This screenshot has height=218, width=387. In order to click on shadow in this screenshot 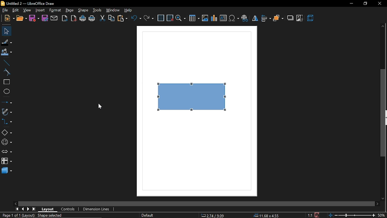, I will do `click(290, 18)`.